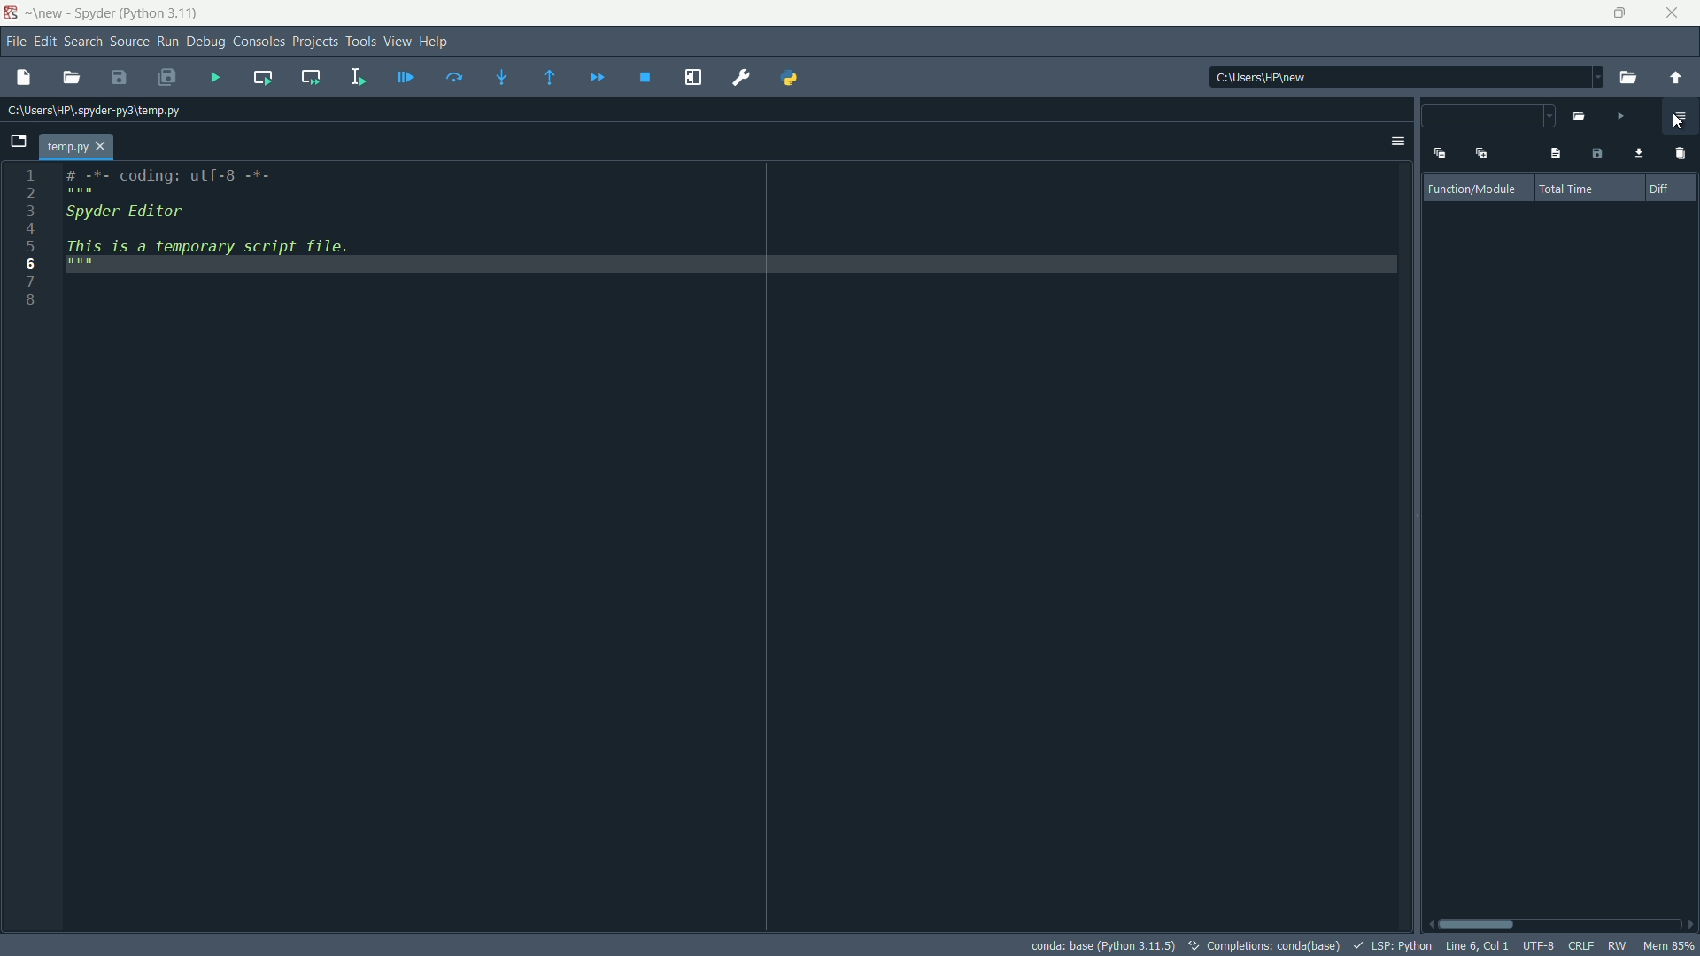 The image size is (1700, 956). Describe the element at coordinates (455, 78) in the screenshot. I see `run current line` at that location.